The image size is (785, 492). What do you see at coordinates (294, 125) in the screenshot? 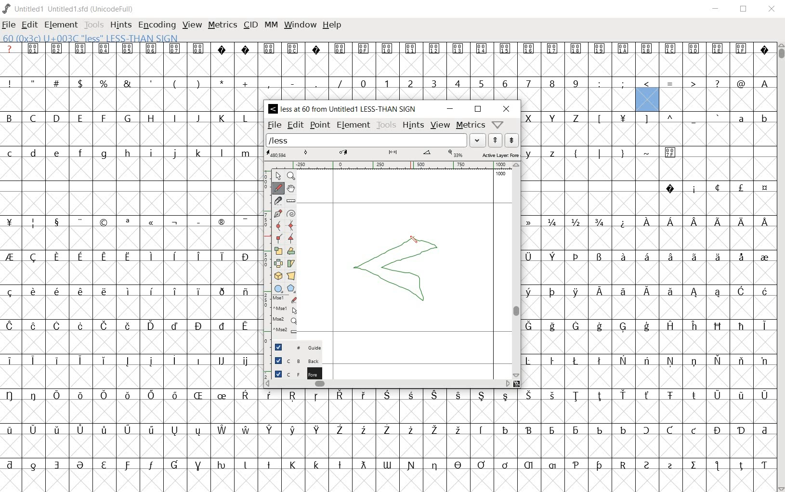
I see `edit` at bounding box center [294, 125].